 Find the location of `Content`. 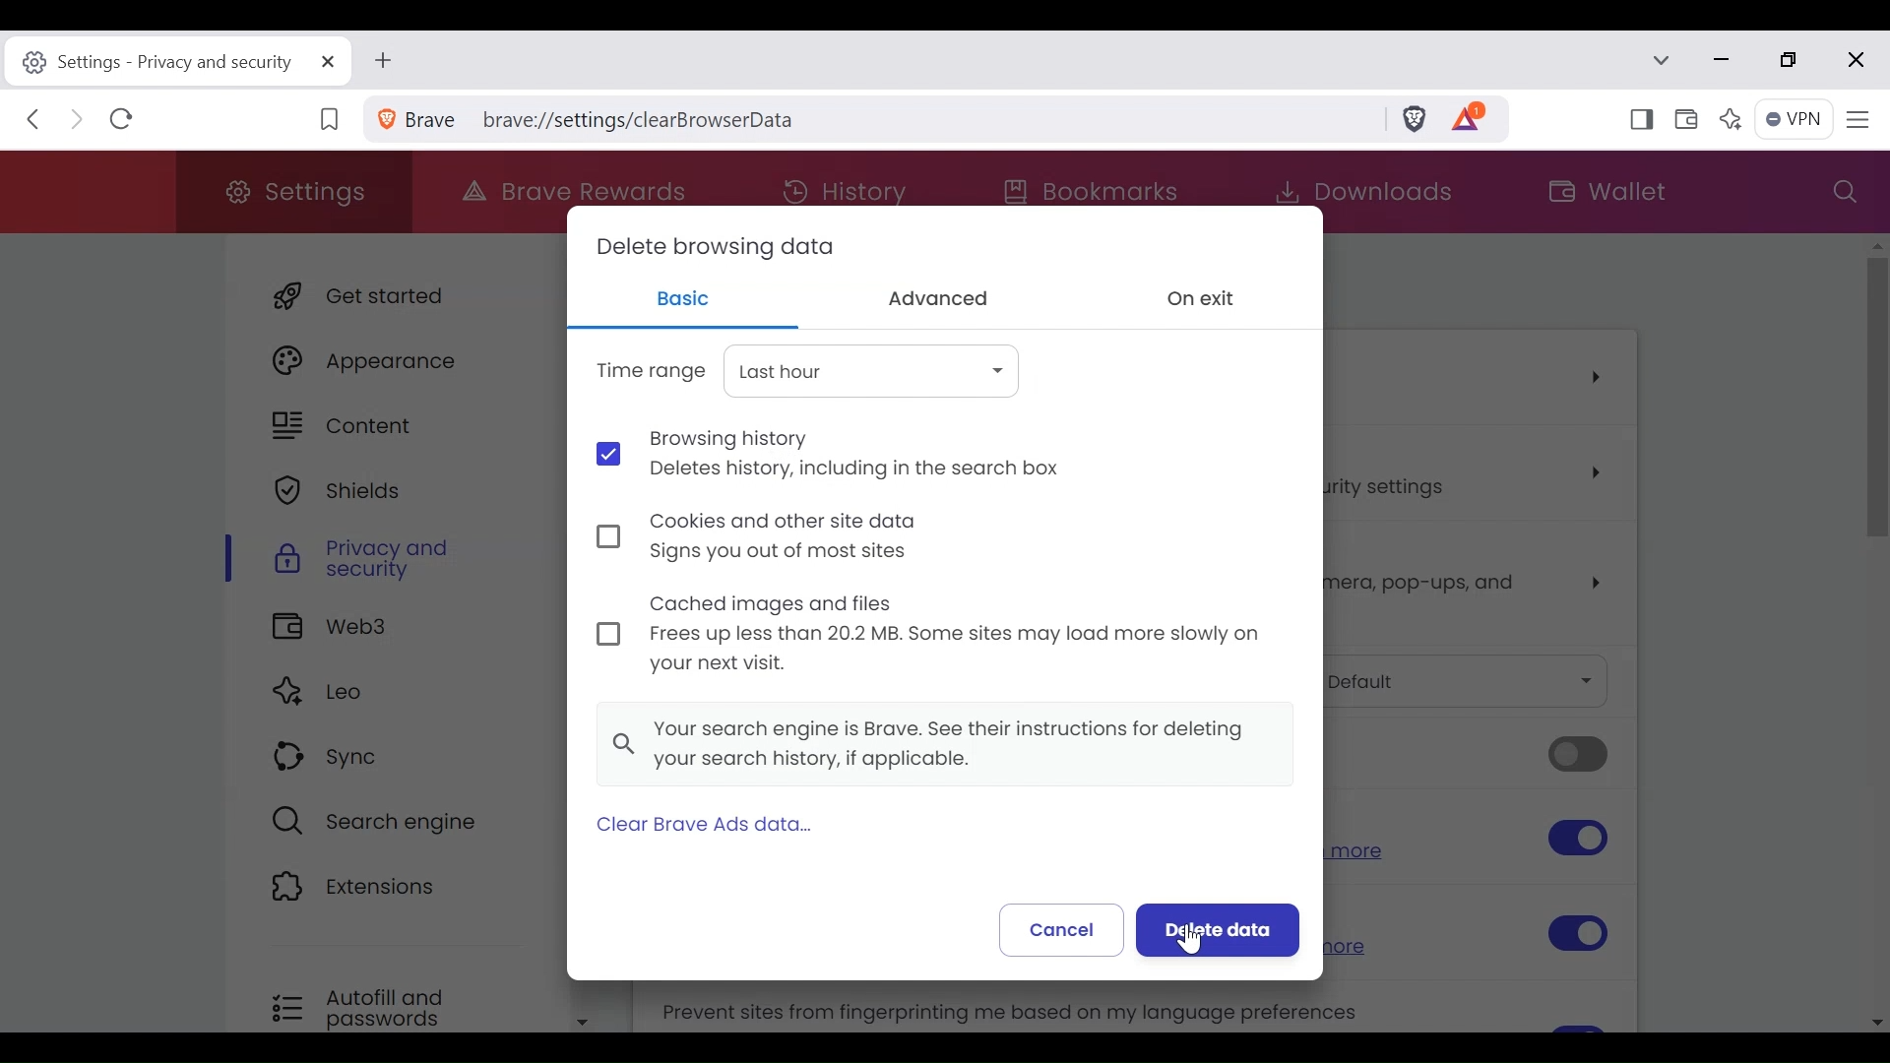

Content is located at coordinates (394, 427).